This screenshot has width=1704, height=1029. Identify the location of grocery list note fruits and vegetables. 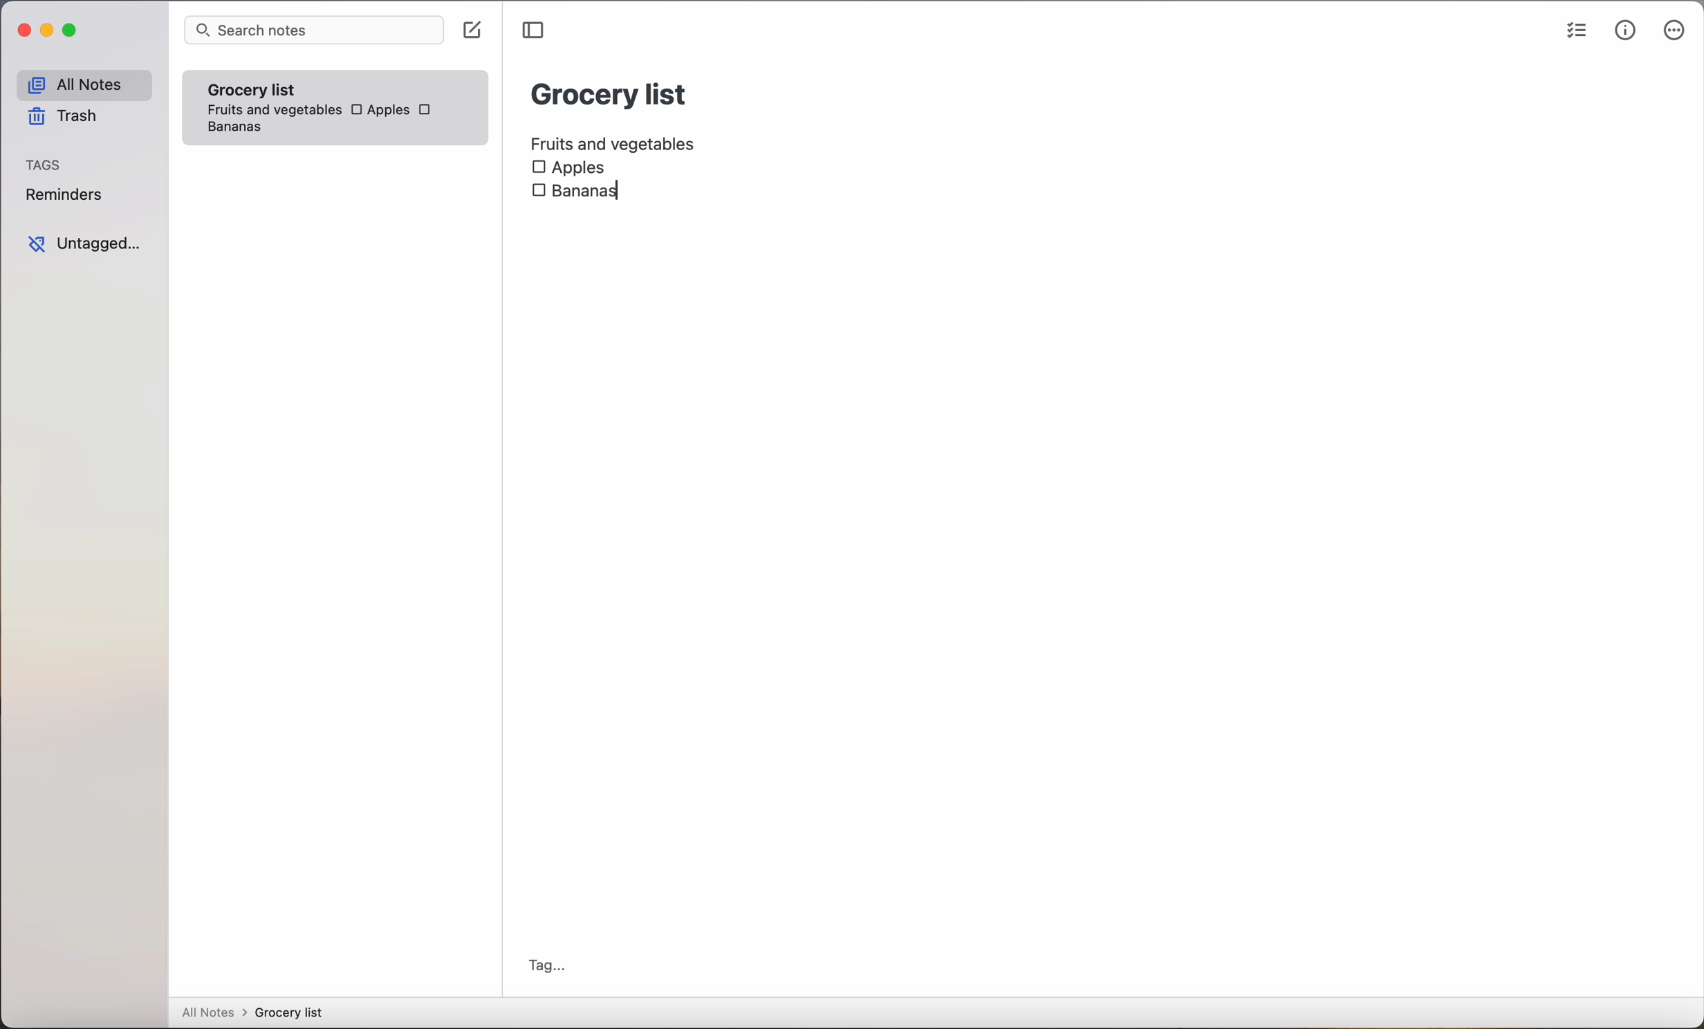
(270, 96).